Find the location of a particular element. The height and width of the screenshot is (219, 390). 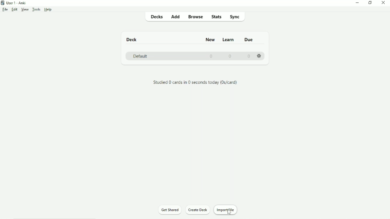

Stats is located at coordinates (217, 16).